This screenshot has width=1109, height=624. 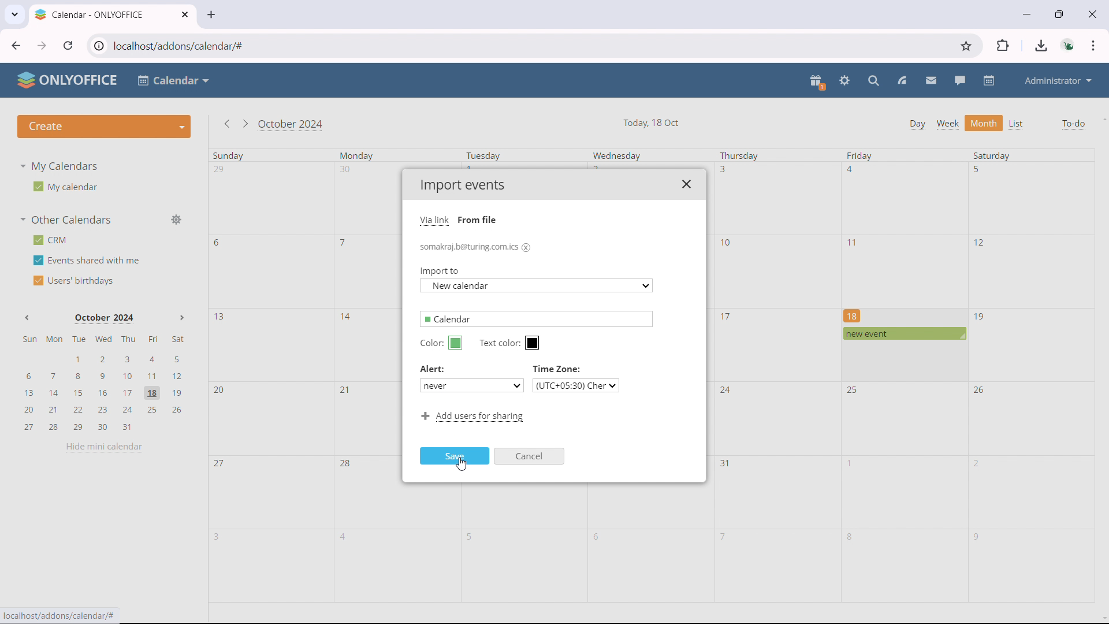 I want to click on Saturday, so click(x=992, y=155).